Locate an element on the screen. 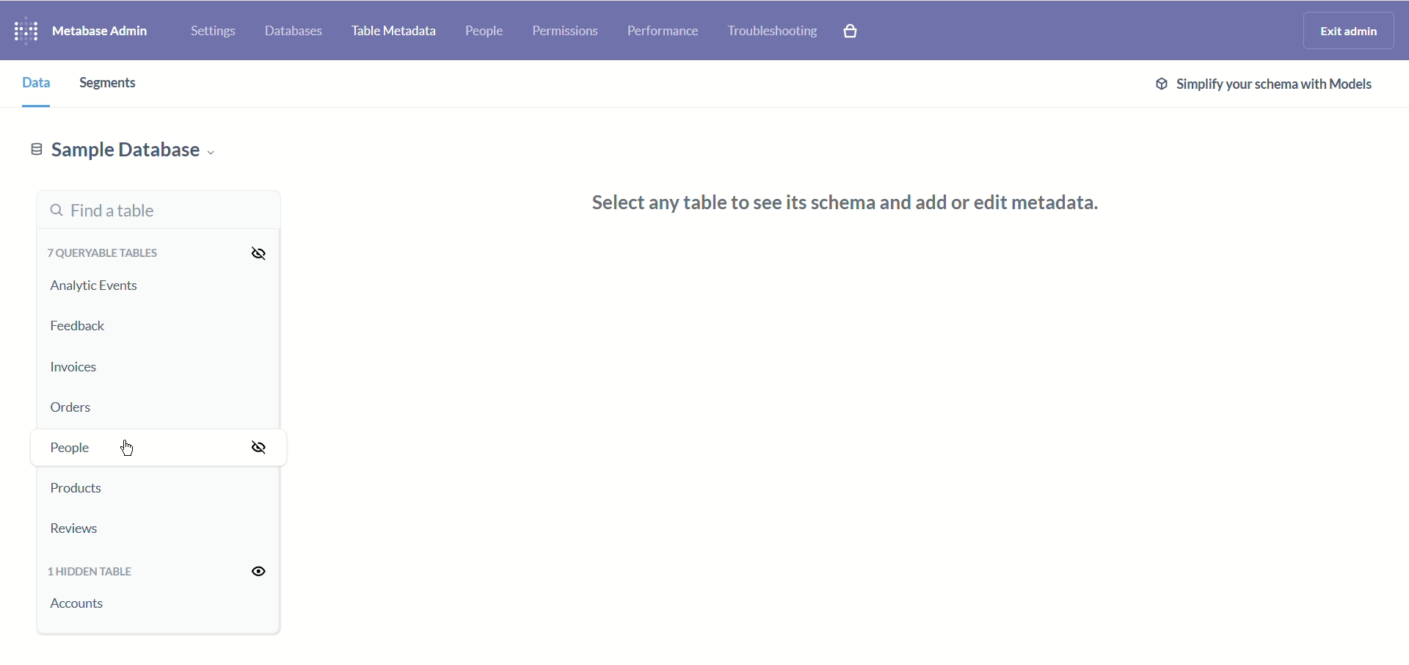 Image resolution: width=1409 pixels, height=665 pixels. Table Metadata is located at coordinates (396, 33).